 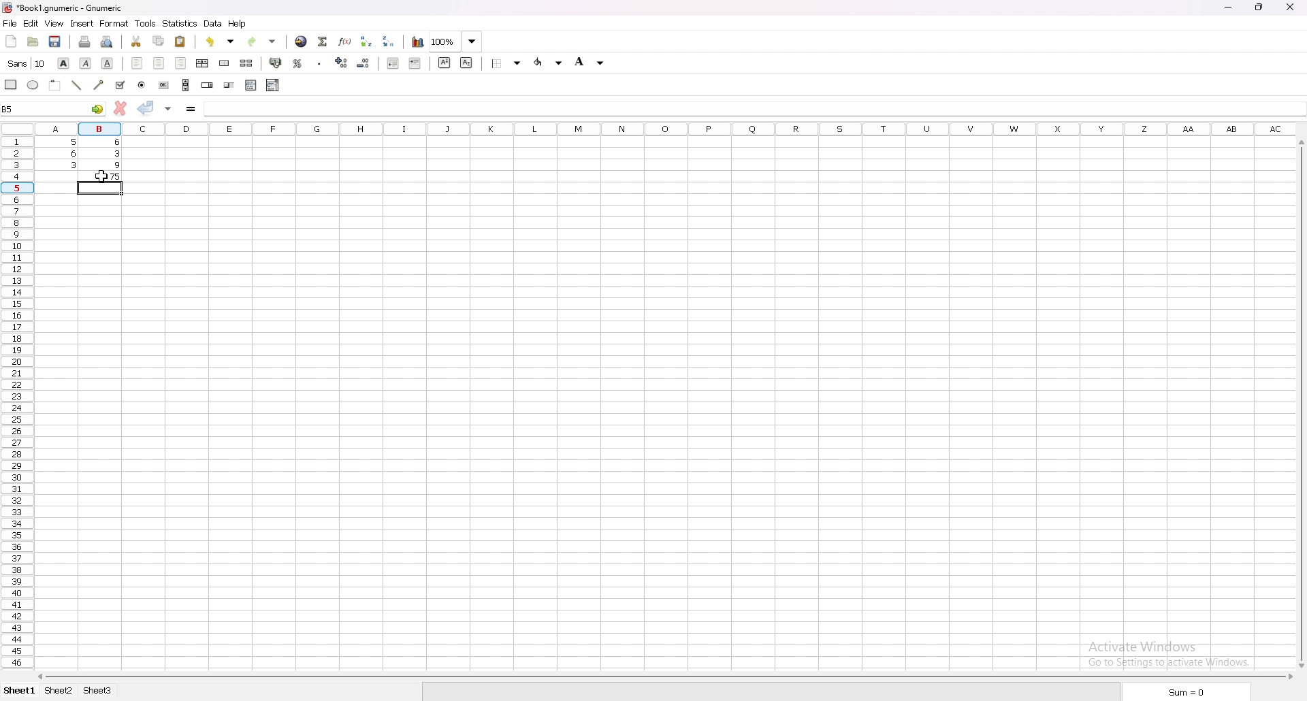 I want to click on italic, so click(x=85, y=64).